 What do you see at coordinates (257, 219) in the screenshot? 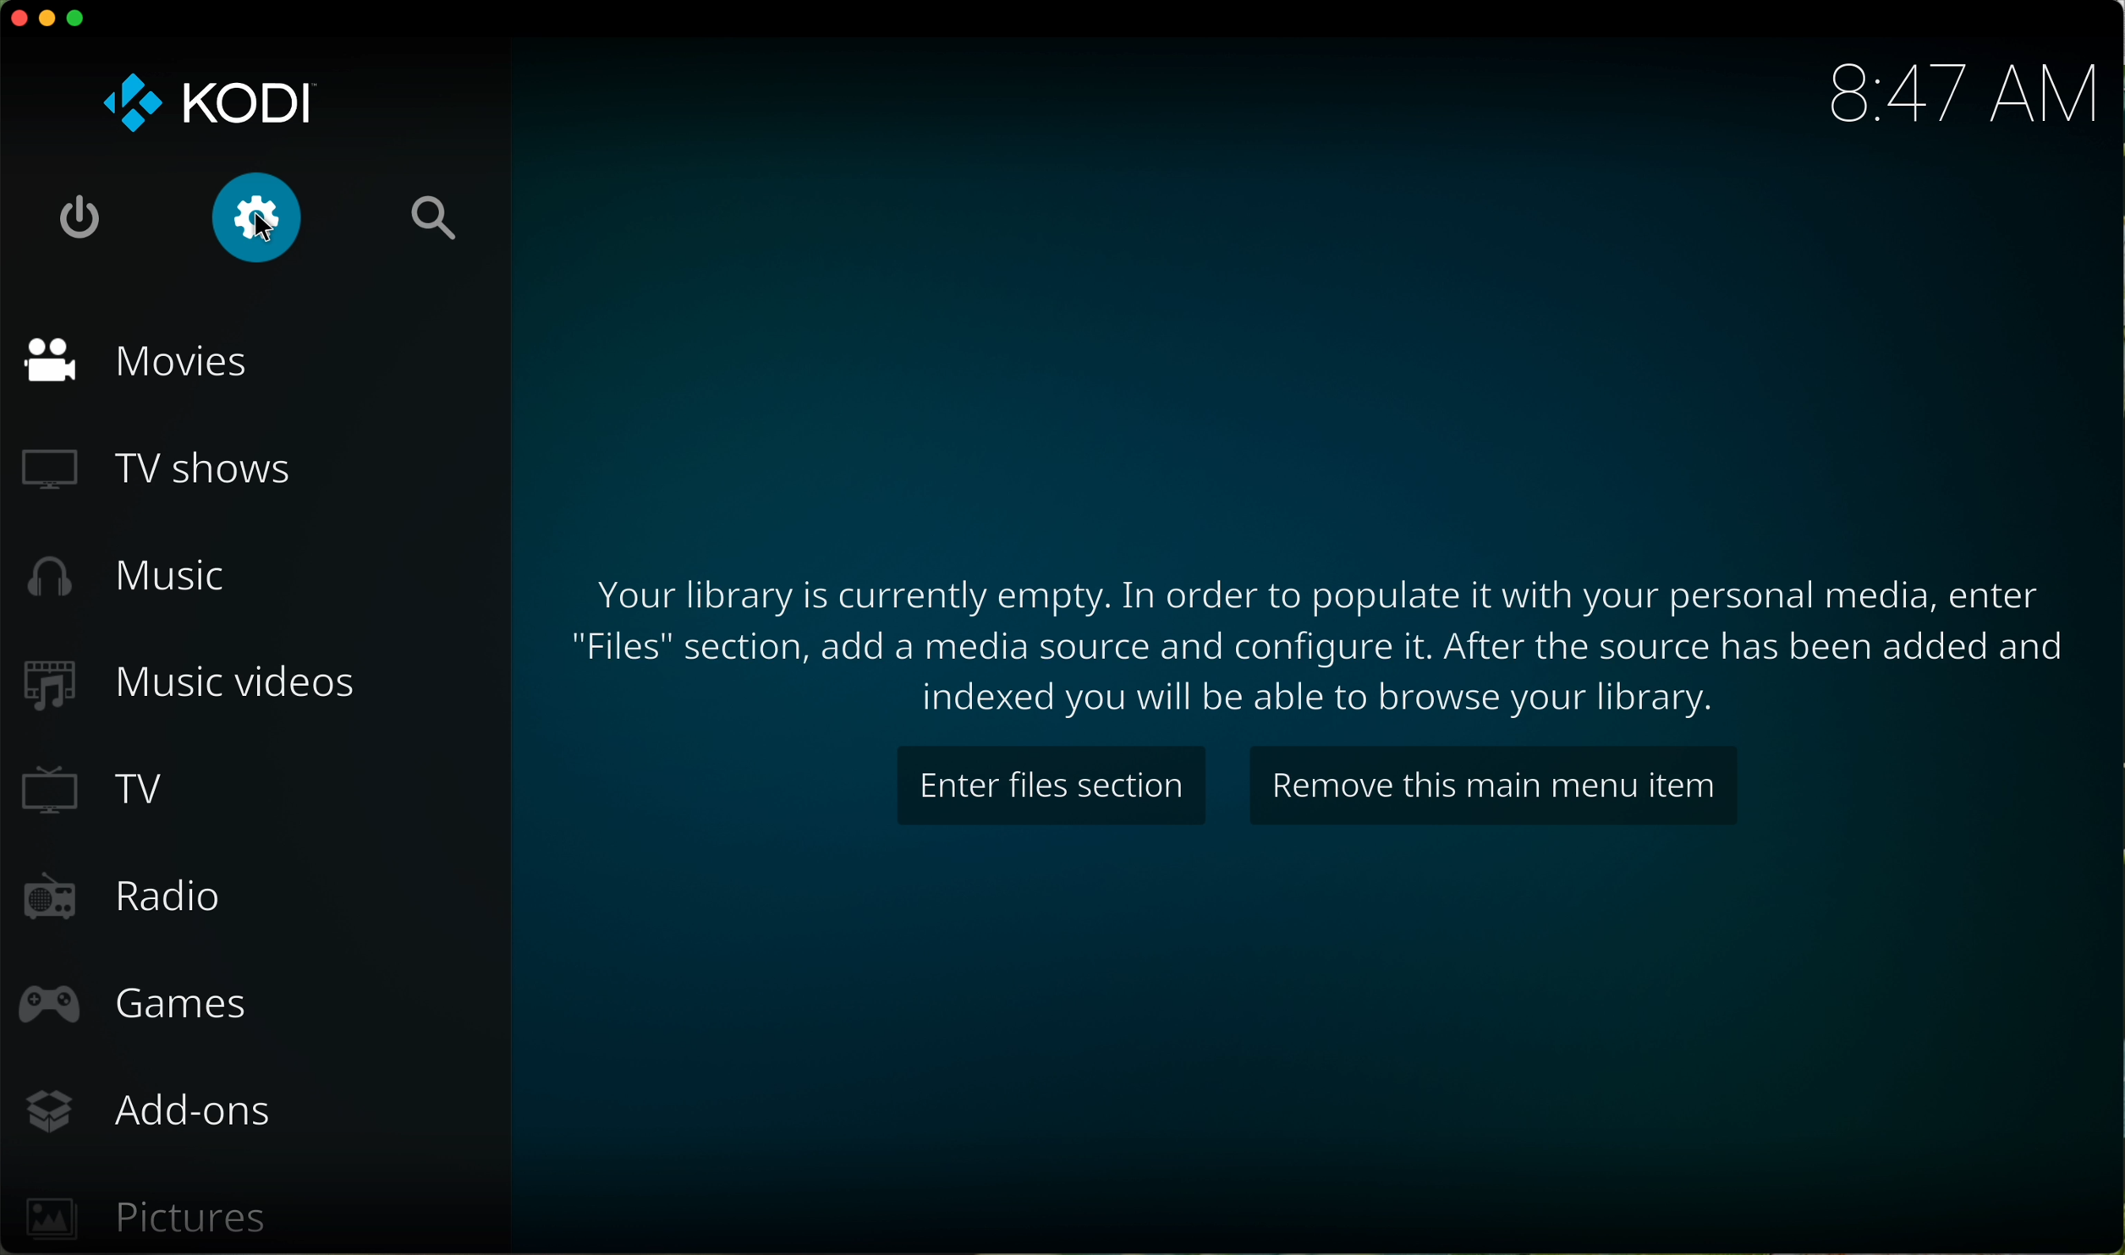
I see `click on settings` at bounding box center [257, 219].